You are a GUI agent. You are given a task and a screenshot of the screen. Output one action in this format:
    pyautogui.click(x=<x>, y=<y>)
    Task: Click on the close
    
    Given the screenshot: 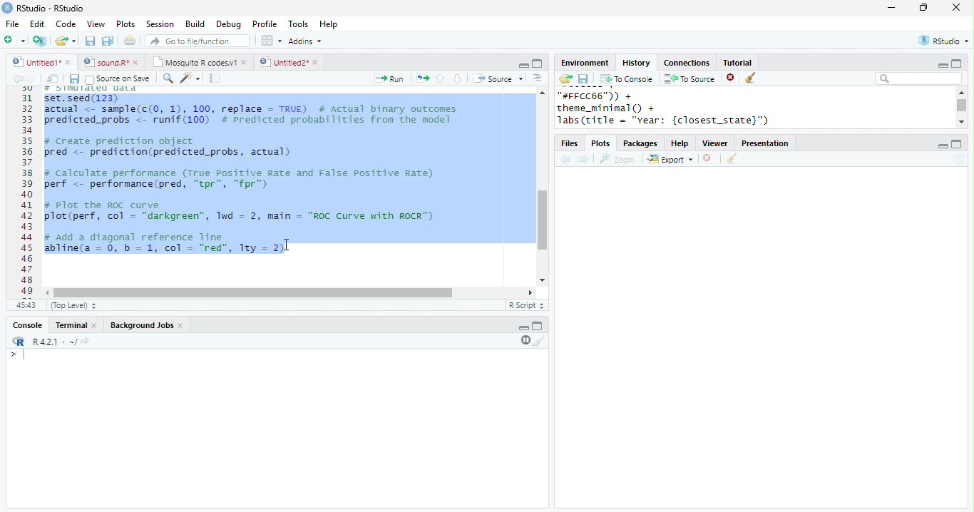 What is the action you would take?
    pyautogui.click(x=957, y=7)
    